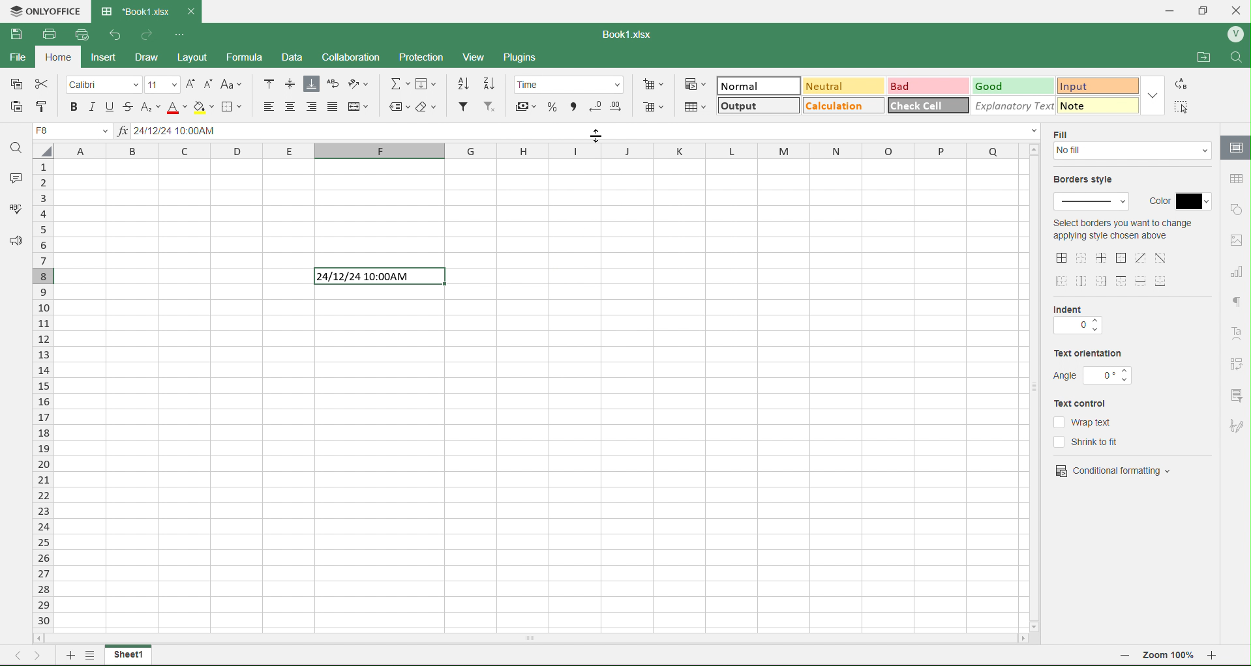 This screenshot has height=666, width=1251. Describe the element at coordinates (1218, 658) in the screenshot. I see `zoom in` at that location.